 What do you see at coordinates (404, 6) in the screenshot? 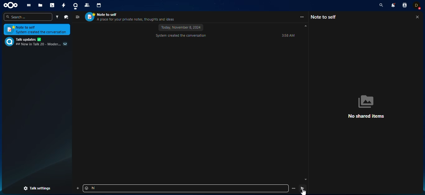
I see `contact` at bounding box center [404, 6].